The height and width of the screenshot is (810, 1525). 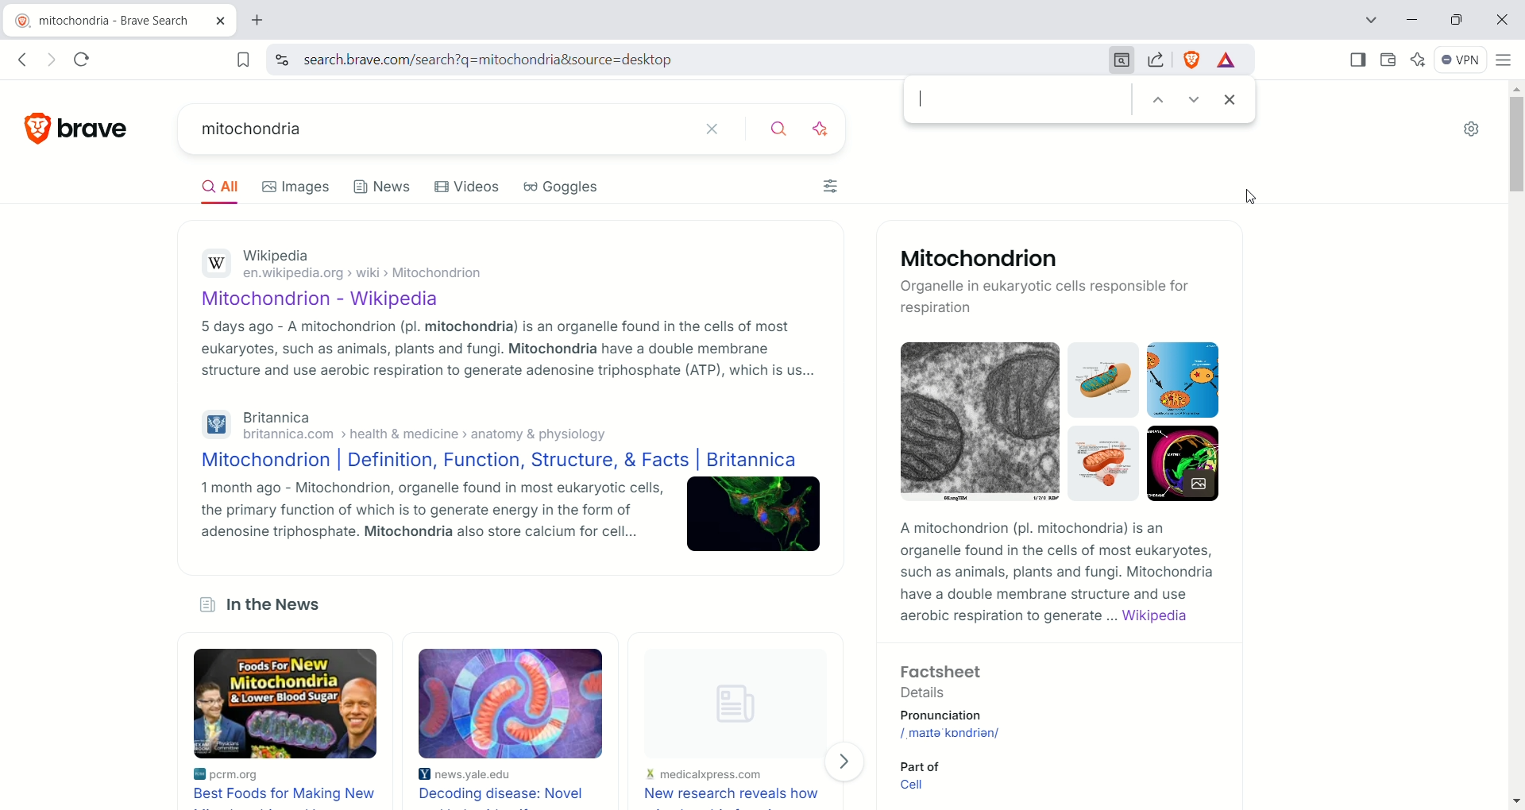 I want to click on search, so click(x=781, y=129).